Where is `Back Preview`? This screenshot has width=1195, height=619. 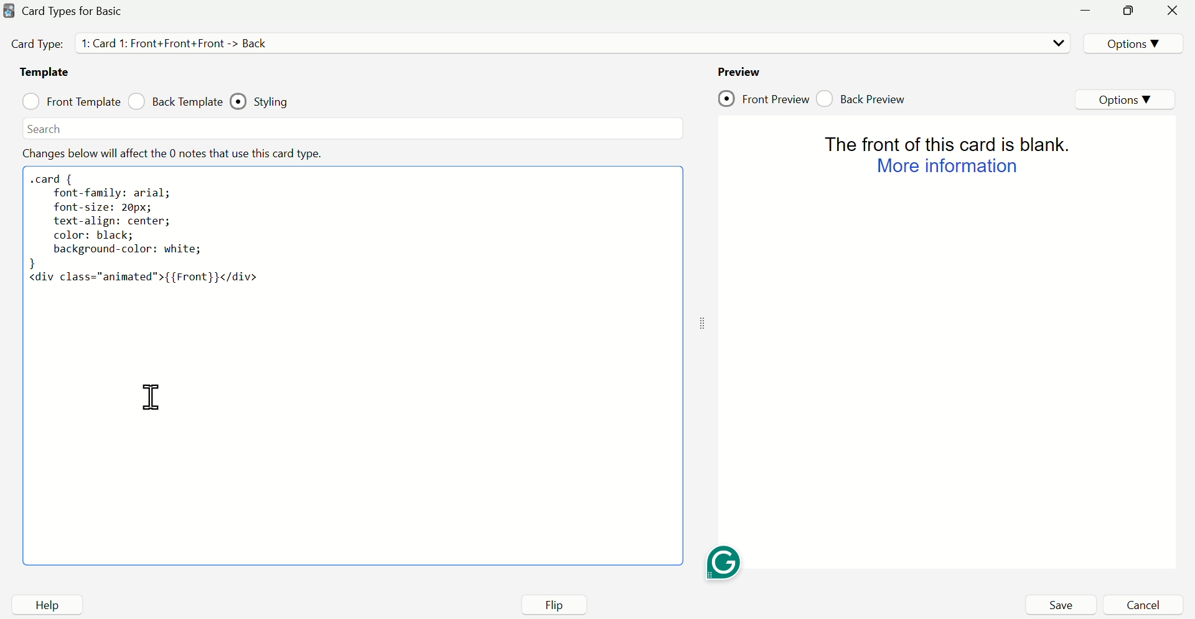 Back Preview is located at coordinates (867, 96).